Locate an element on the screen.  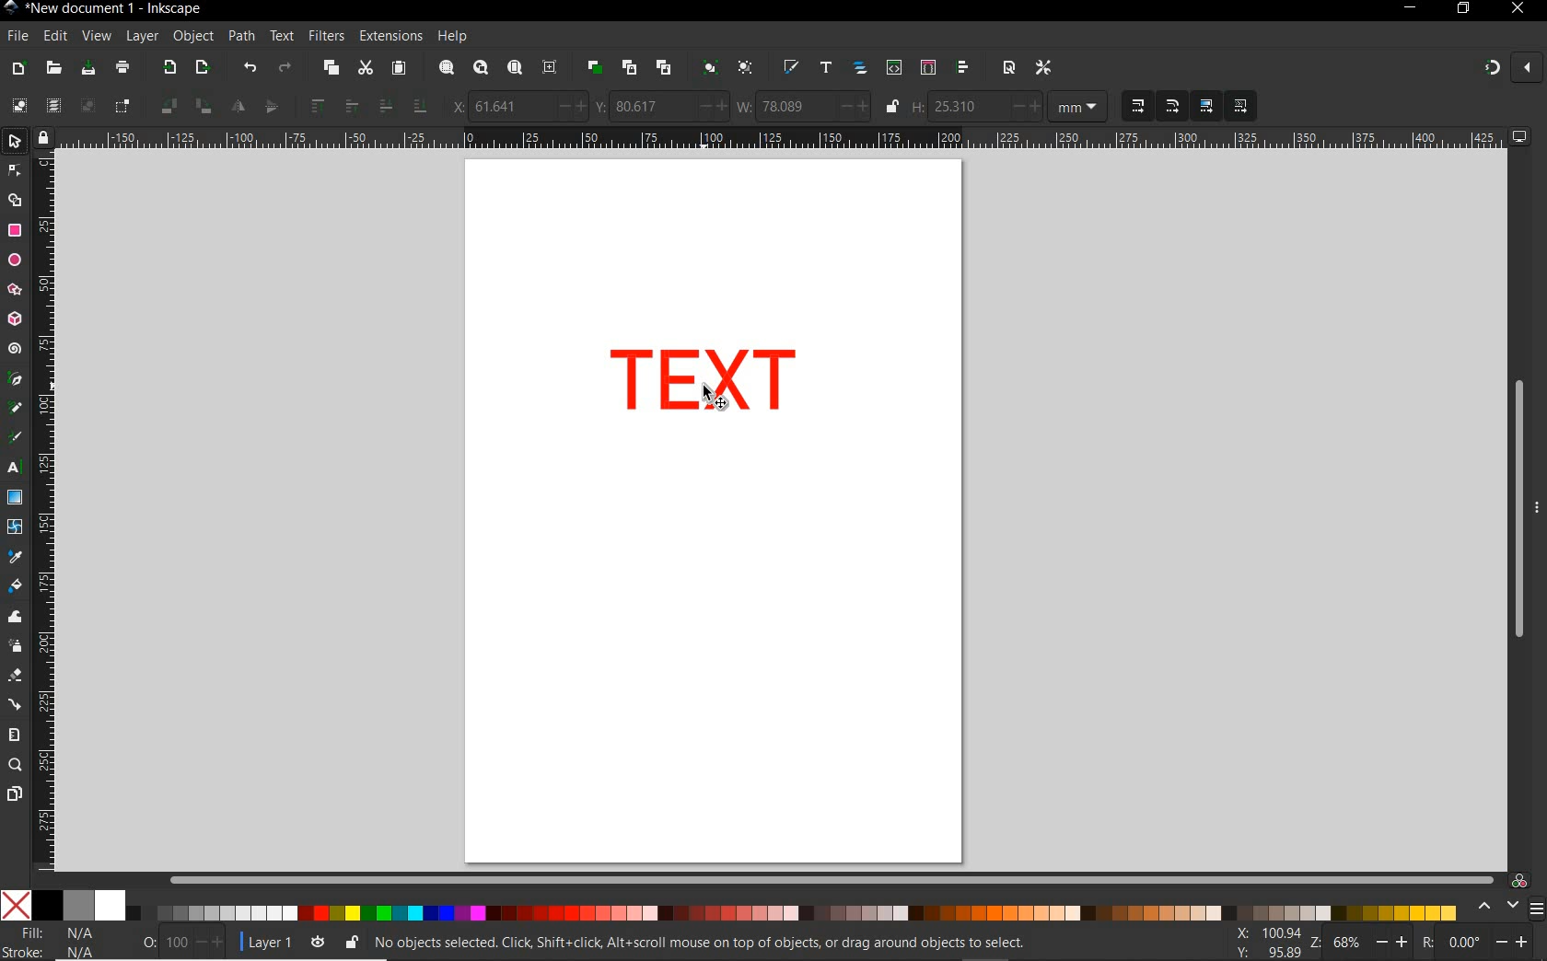
layer is located at coordinates (143, 37).